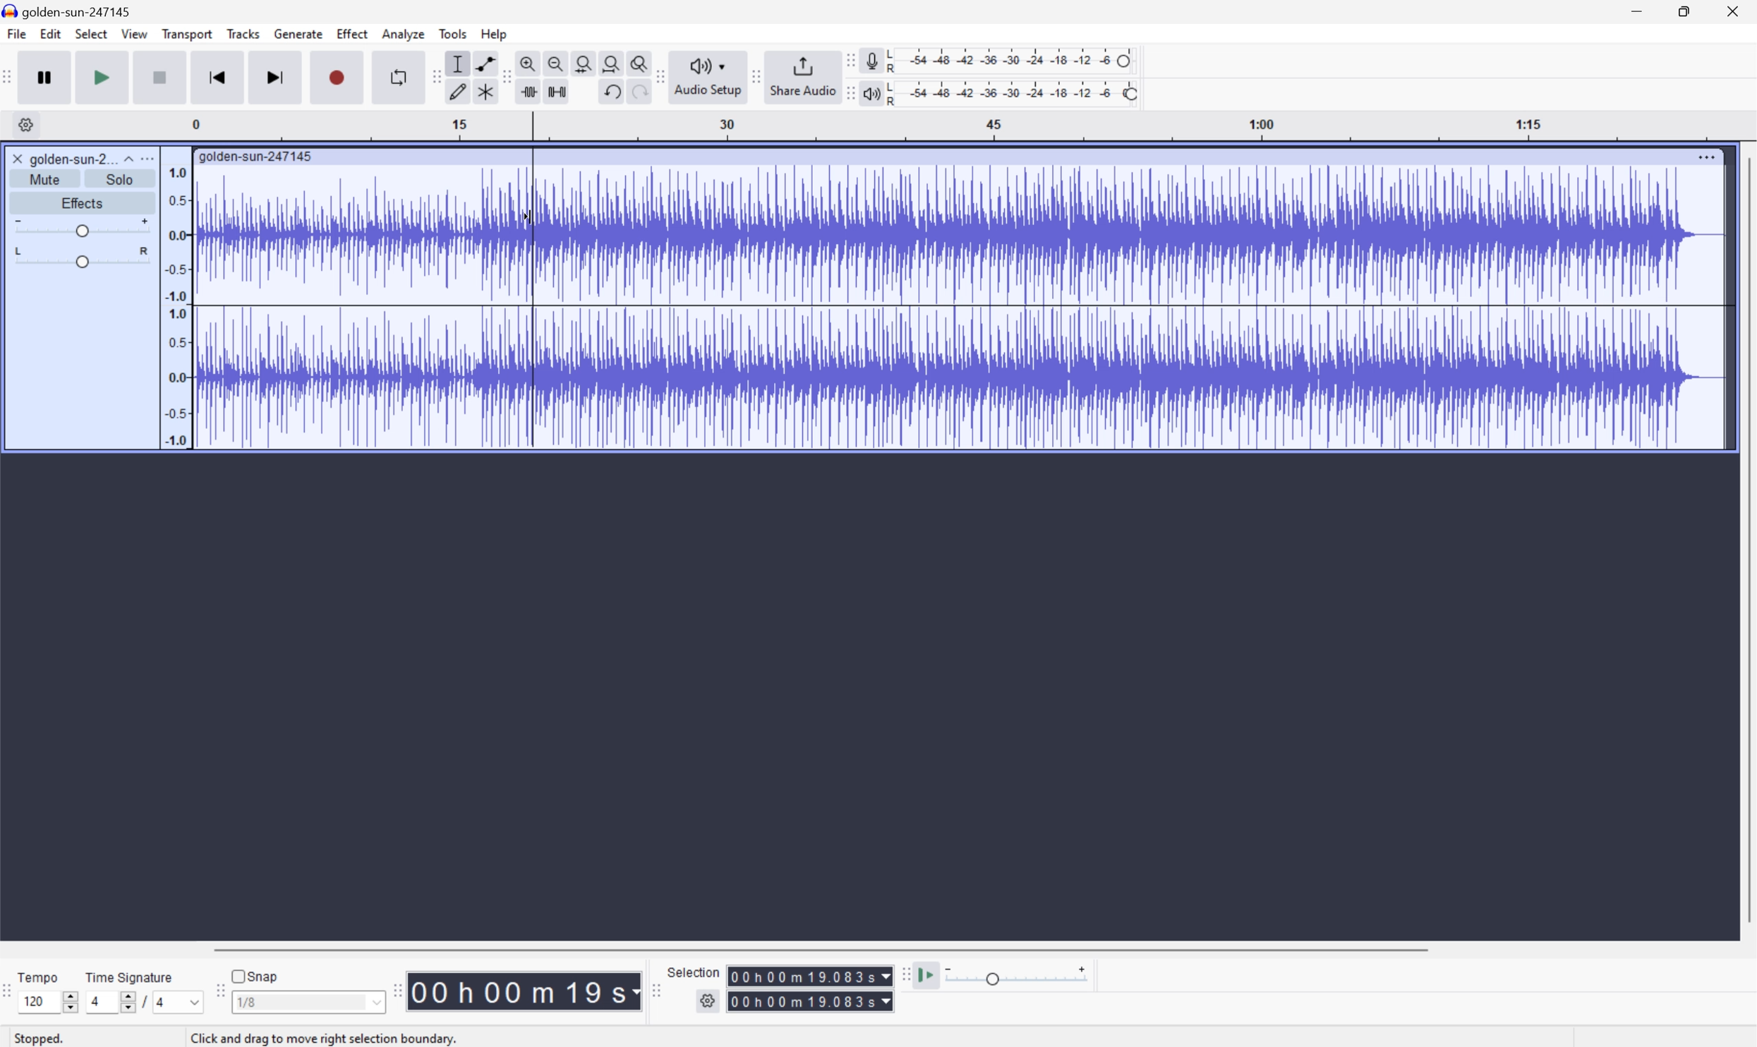 This screenshot has width=1757, height=1047. Describe the element at coordinates (392, 987) in the screenshot. I see `Audacity Time toolbar` at that location.